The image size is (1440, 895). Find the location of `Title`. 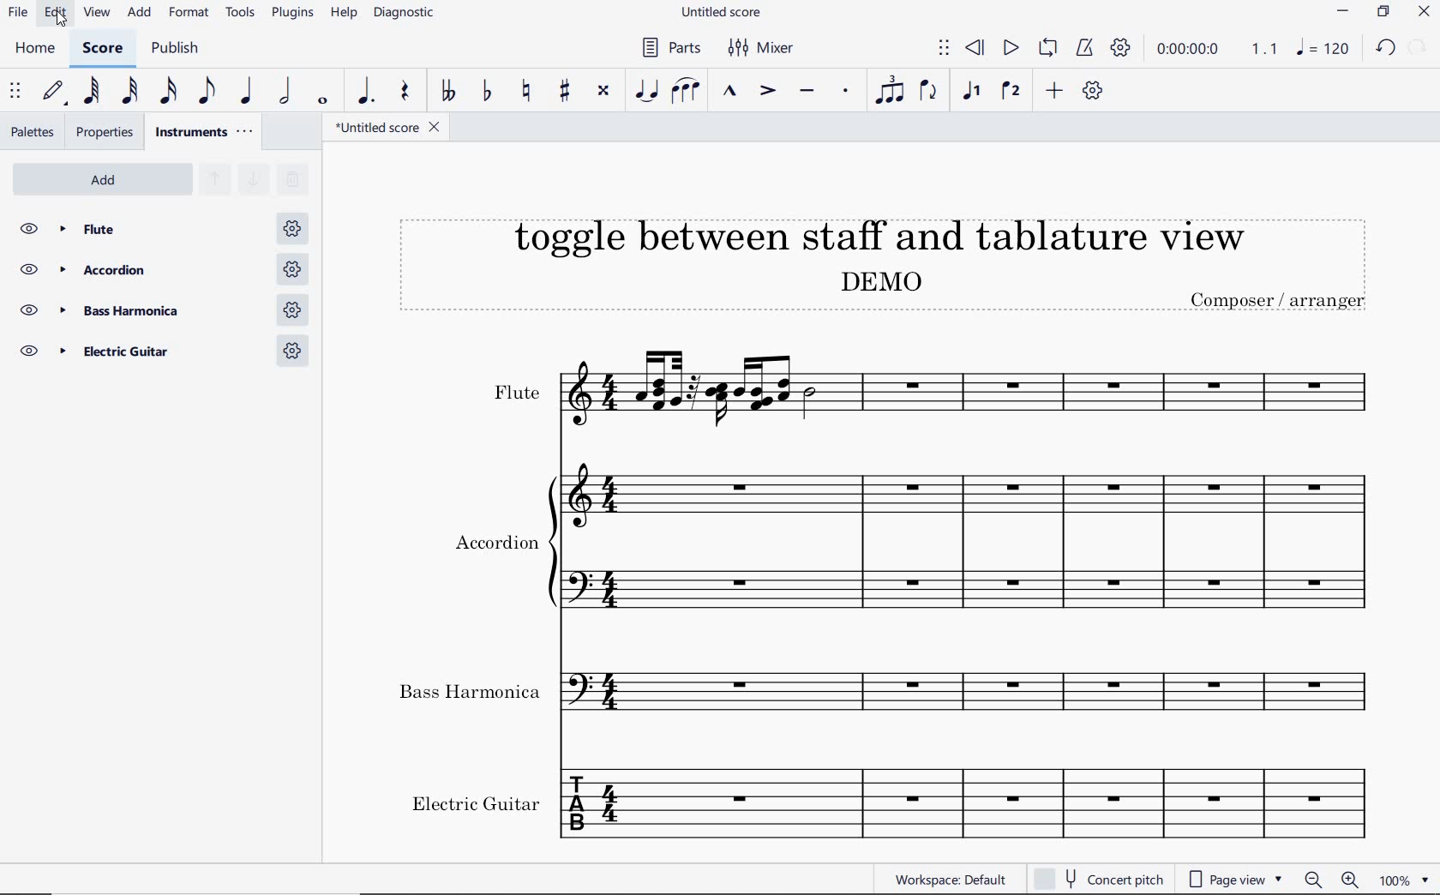

Title is located at coordinates (891, 255).